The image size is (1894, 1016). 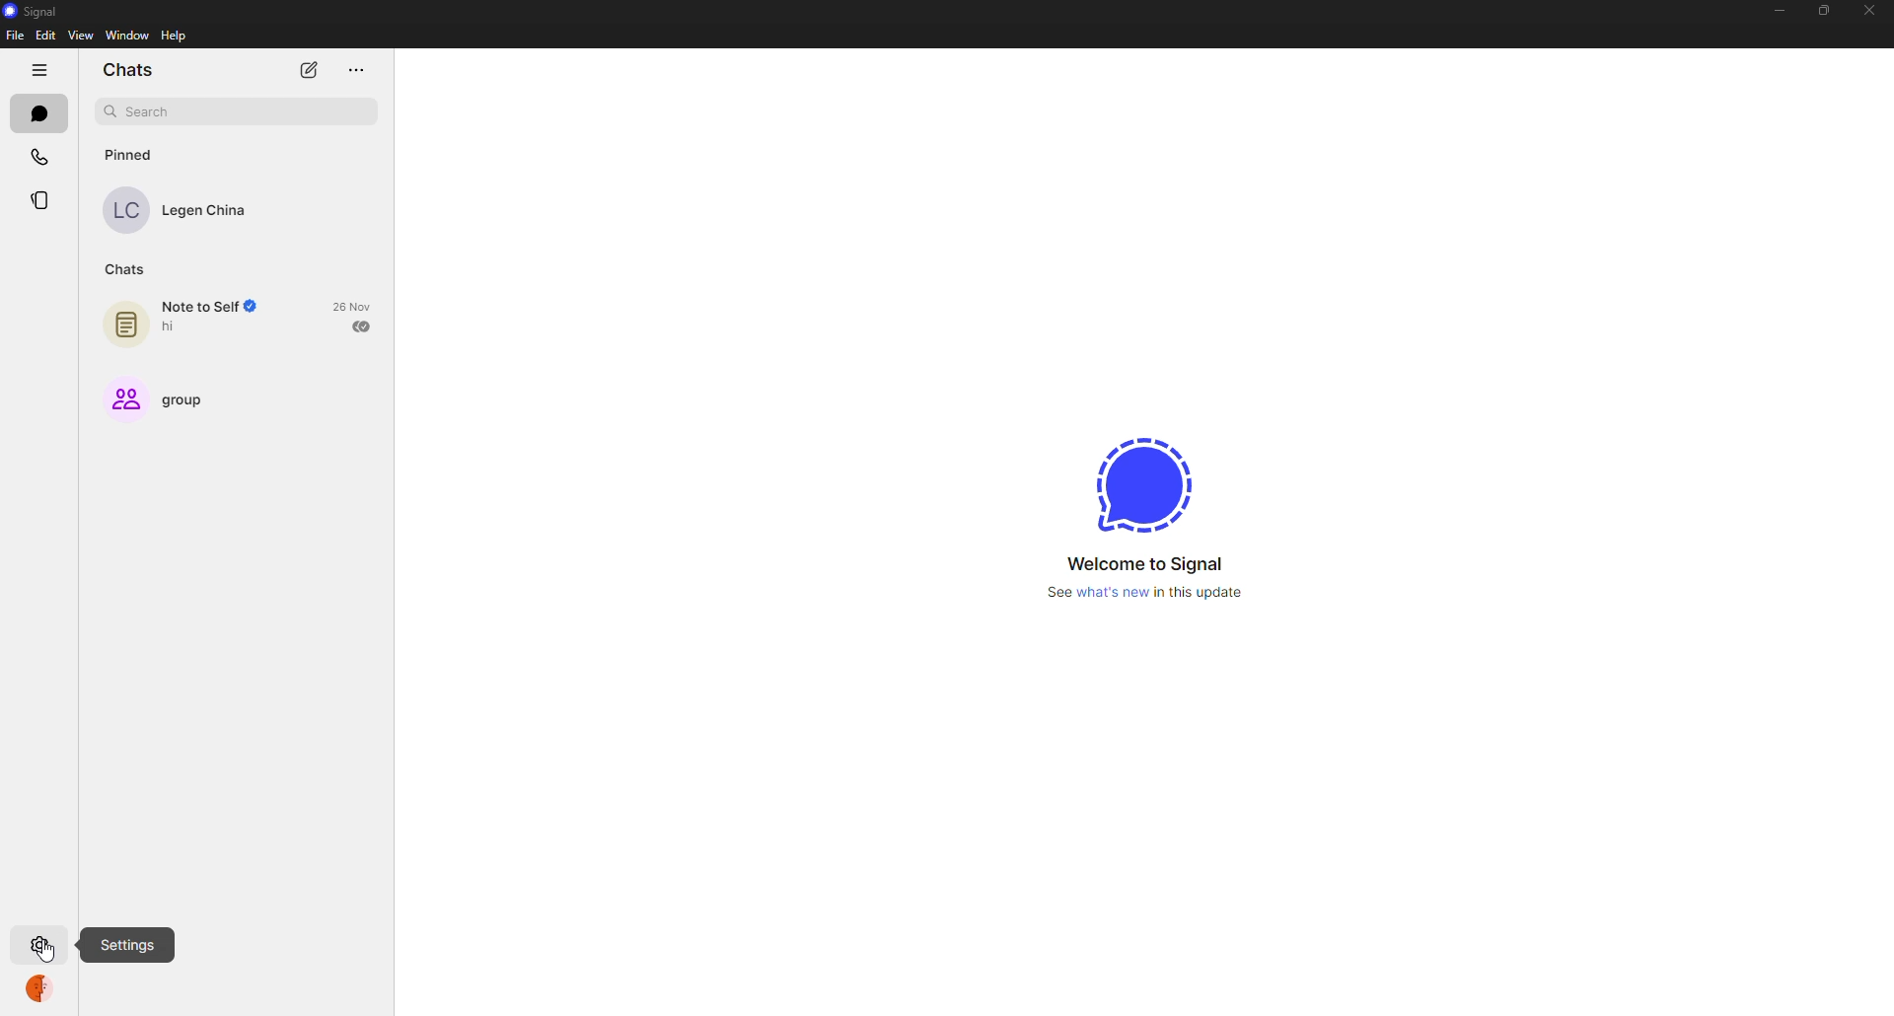 I want to click on group, so click(x=164, y=402).